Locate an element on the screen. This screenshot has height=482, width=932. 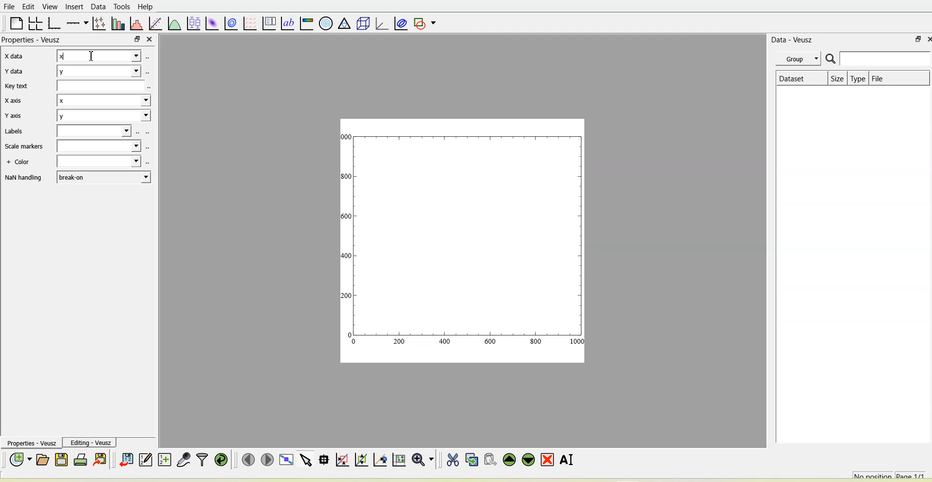
 is located at coordinates (149, 148).